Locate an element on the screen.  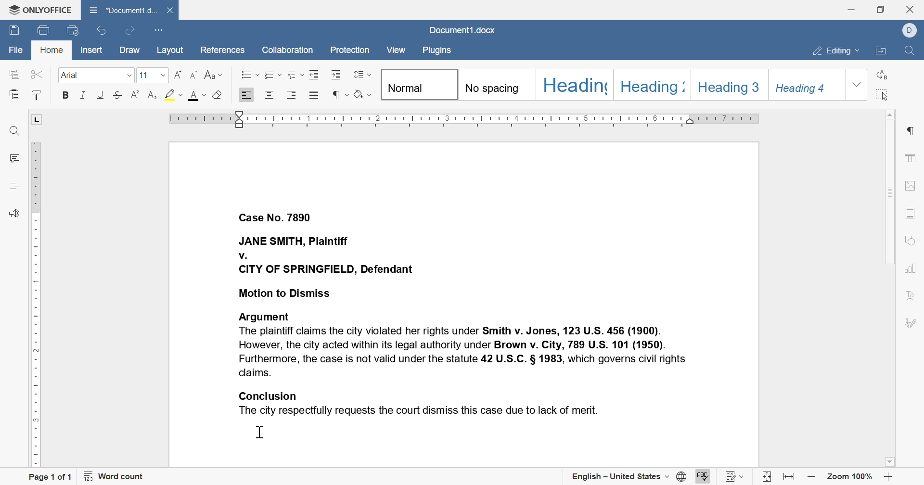
italic is located at coordinates (84, 95).